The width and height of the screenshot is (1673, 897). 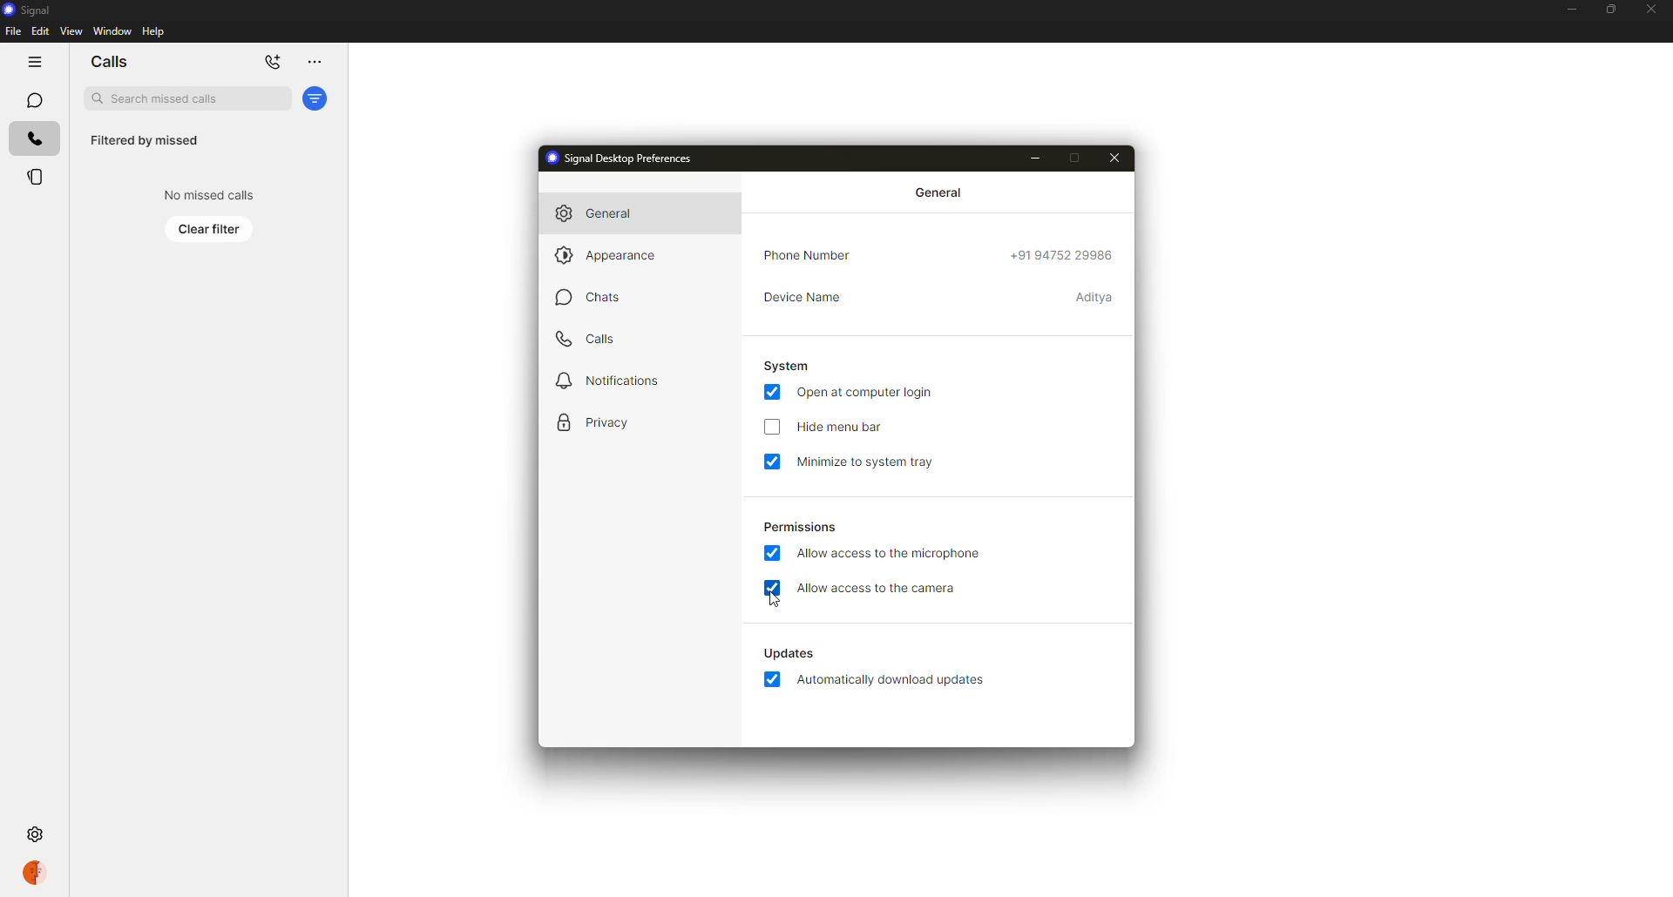 I want to click on signal desktop preferences, so click(x=628, y=158).